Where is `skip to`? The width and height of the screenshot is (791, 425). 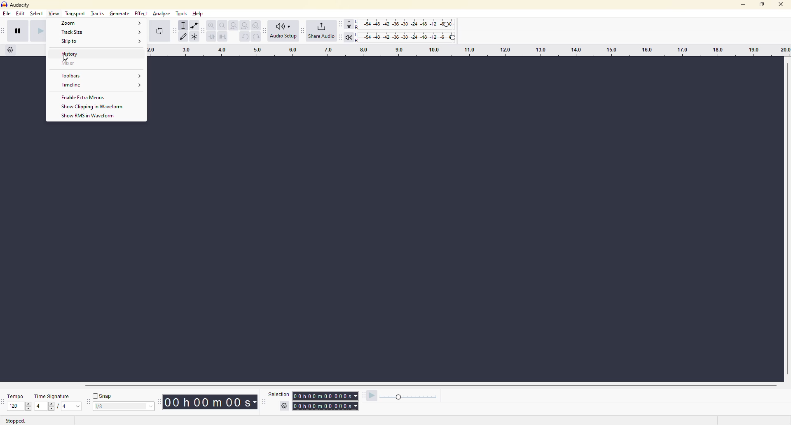 skip to is located at coordinates (101, 42).